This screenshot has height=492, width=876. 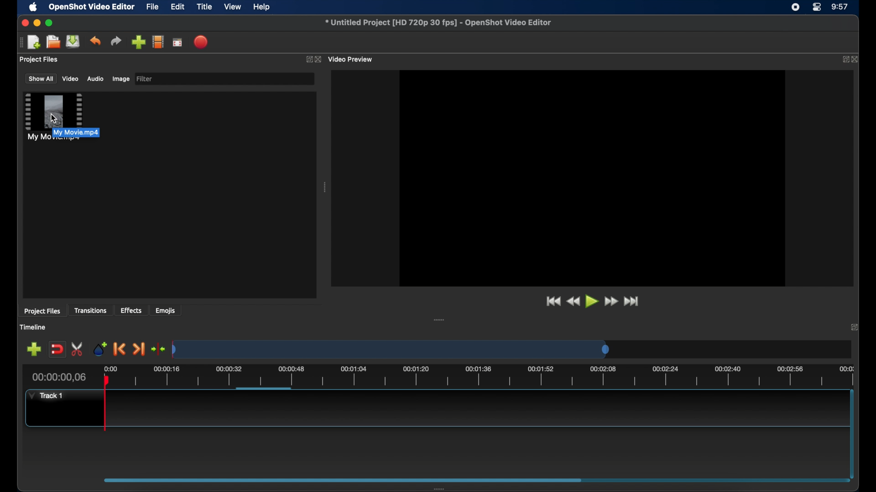 I want to click on close, so click(x=319, y=60).